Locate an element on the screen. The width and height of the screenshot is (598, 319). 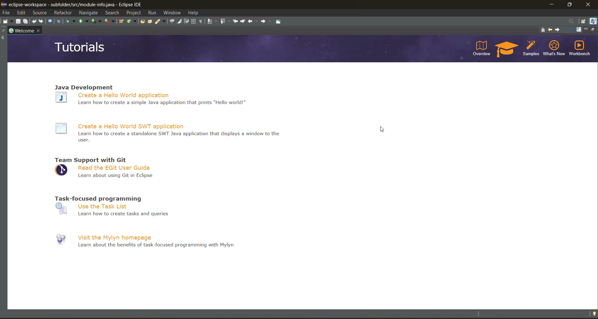
back is located at coordinates (253, 22).